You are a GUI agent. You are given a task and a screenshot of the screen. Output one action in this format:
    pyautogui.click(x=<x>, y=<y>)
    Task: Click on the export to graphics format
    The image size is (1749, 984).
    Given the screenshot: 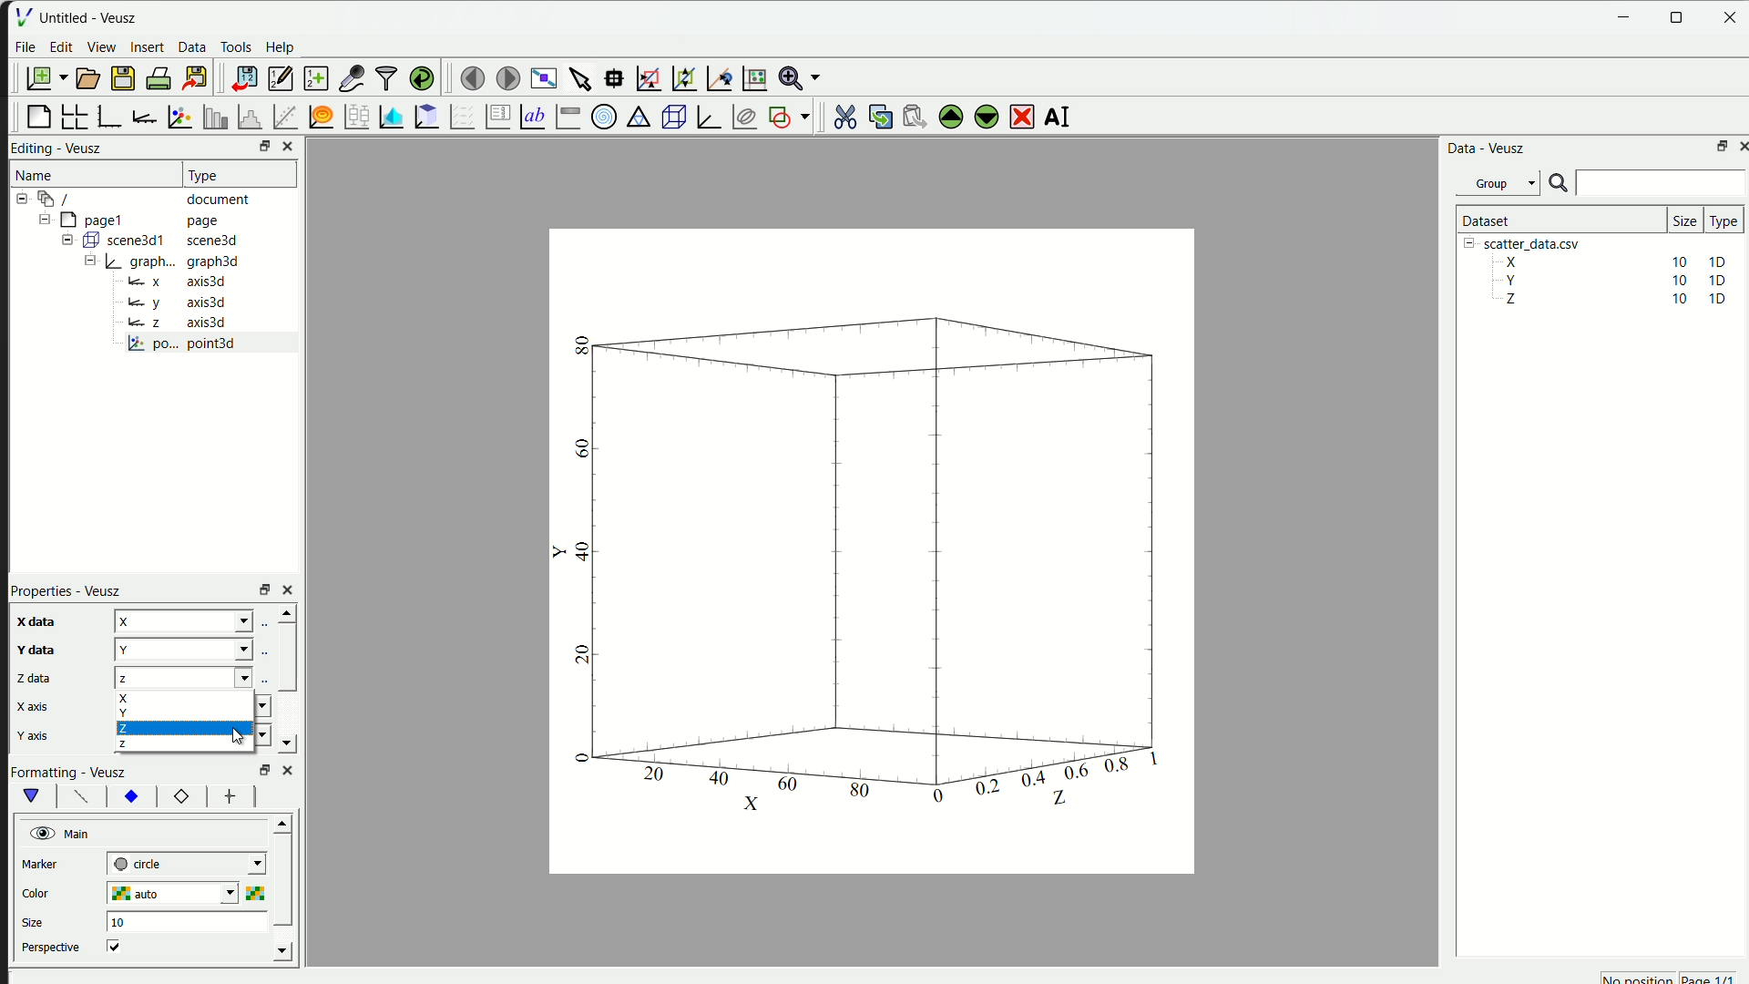 What is the action you would take?
    pyautogui.click(x=193, y=76)
    